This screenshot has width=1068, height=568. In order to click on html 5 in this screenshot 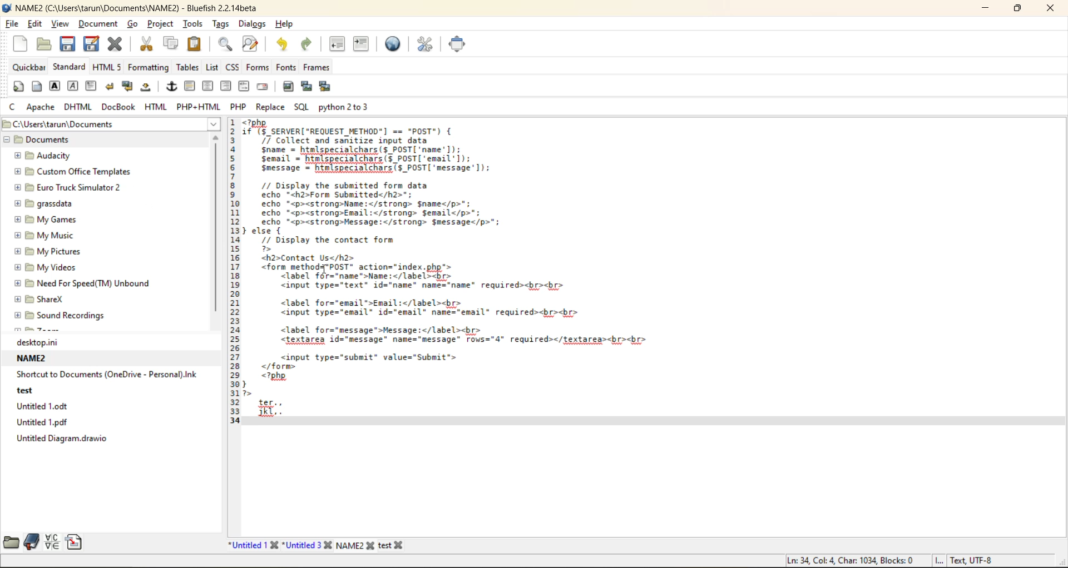, I will do `click(107, 68)`.